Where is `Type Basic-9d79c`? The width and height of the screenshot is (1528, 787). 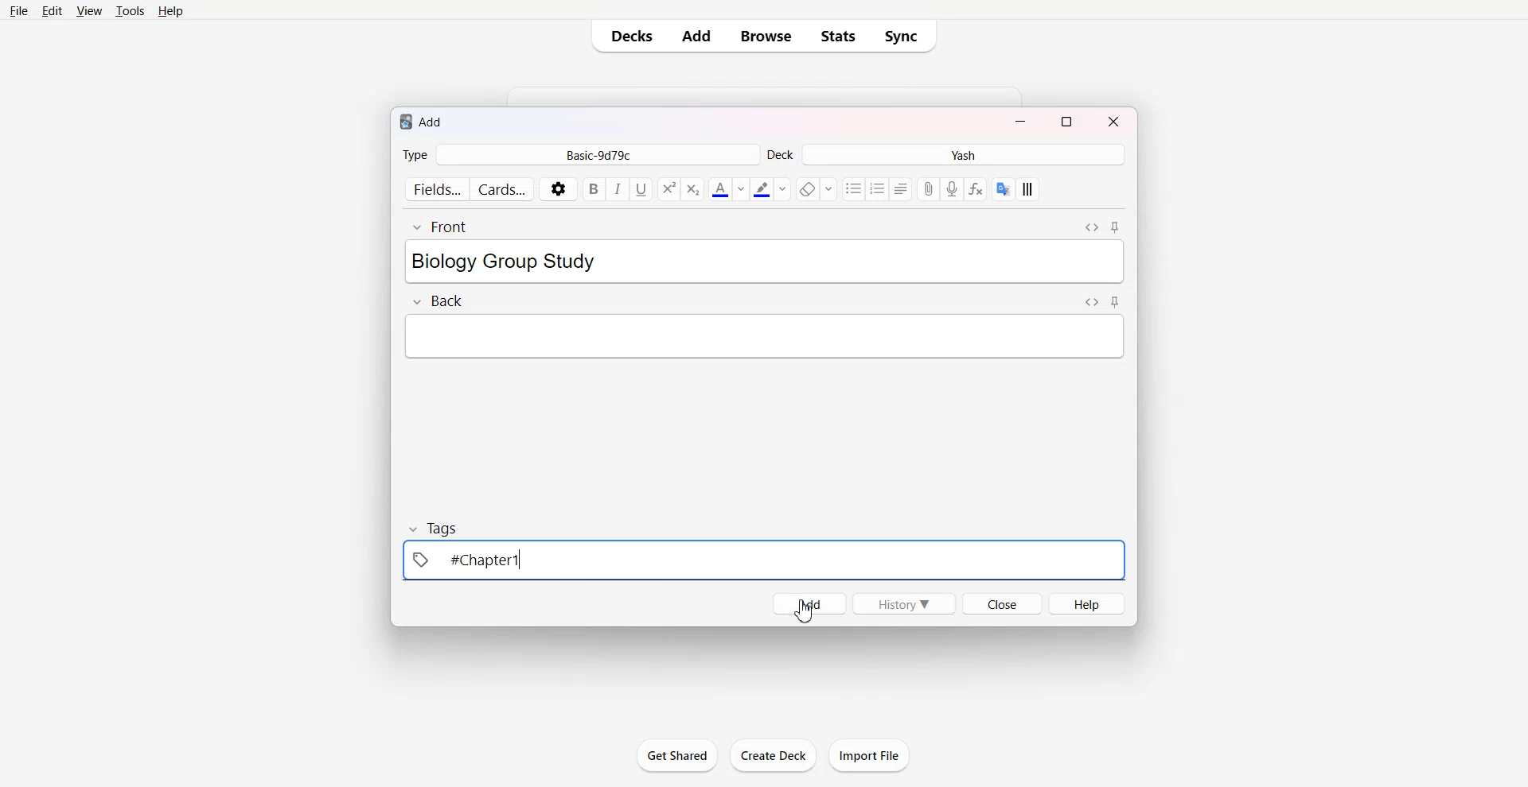
Type Basic-9d79c is located at coordinates (579, 154).